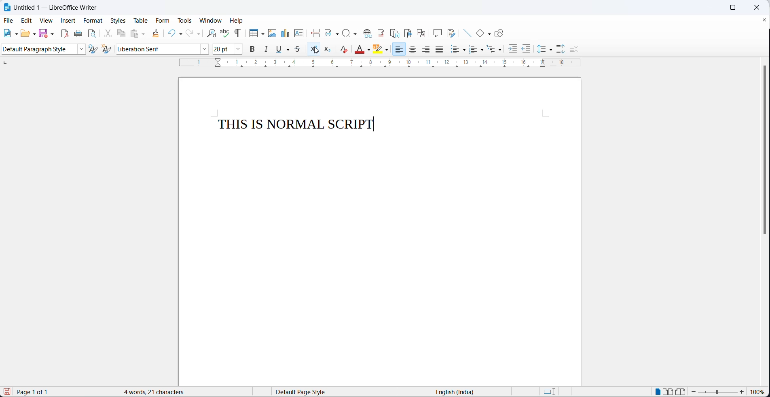 Image resolution: width=770 pixels, height=397 pixels. What do you see at coordinates (61, 9) in the screenshot?
I see `| Untitled 1 — LibreOffice Writer` at bounding box center [61, 9].